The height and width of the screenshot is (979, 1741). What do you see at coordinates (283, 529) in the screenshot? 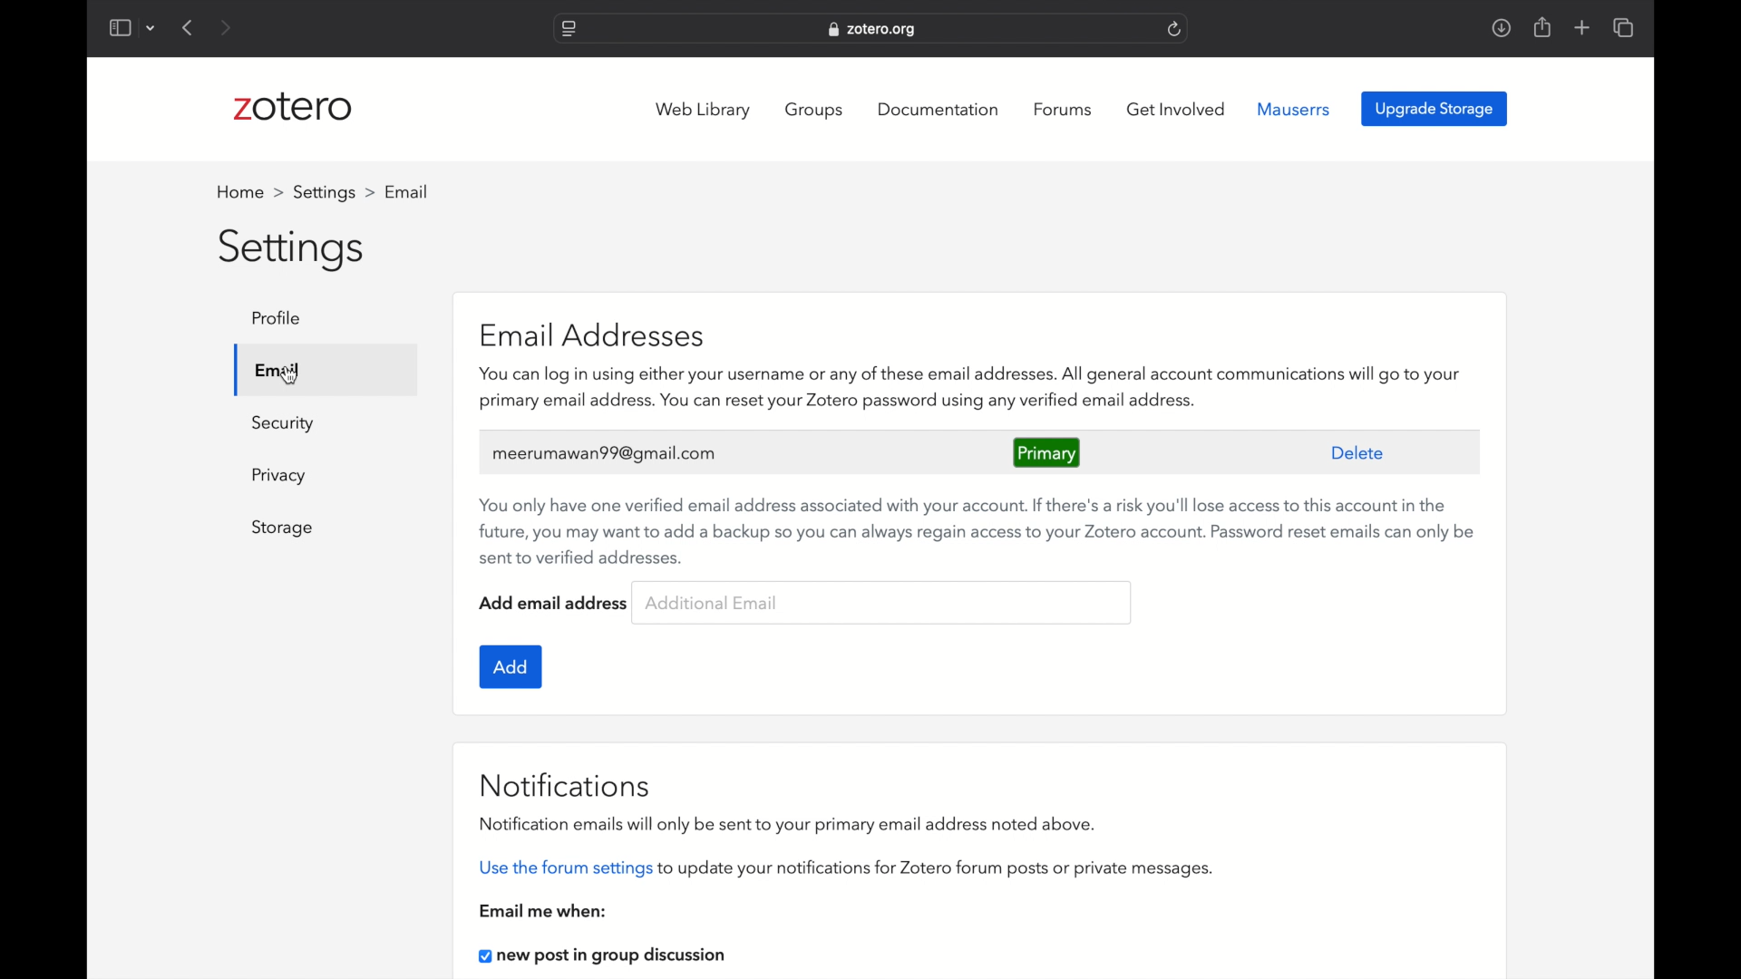
I see `storage` at bounding box center [283, 529].